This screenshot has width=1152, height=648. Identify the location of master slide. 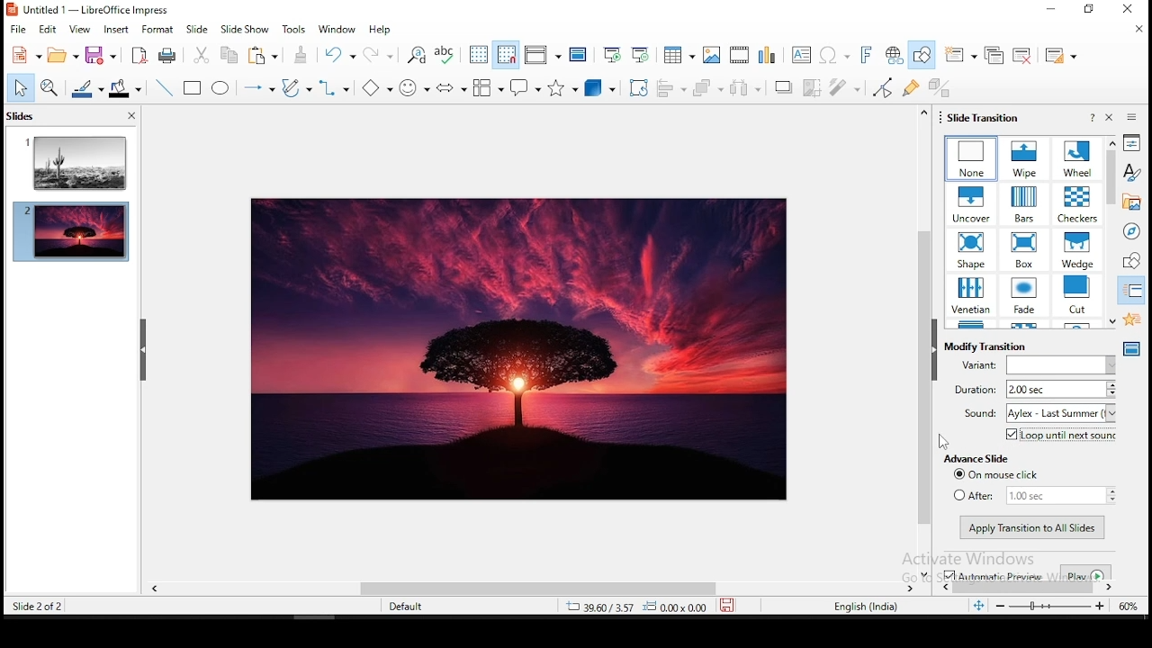
(579, 57).